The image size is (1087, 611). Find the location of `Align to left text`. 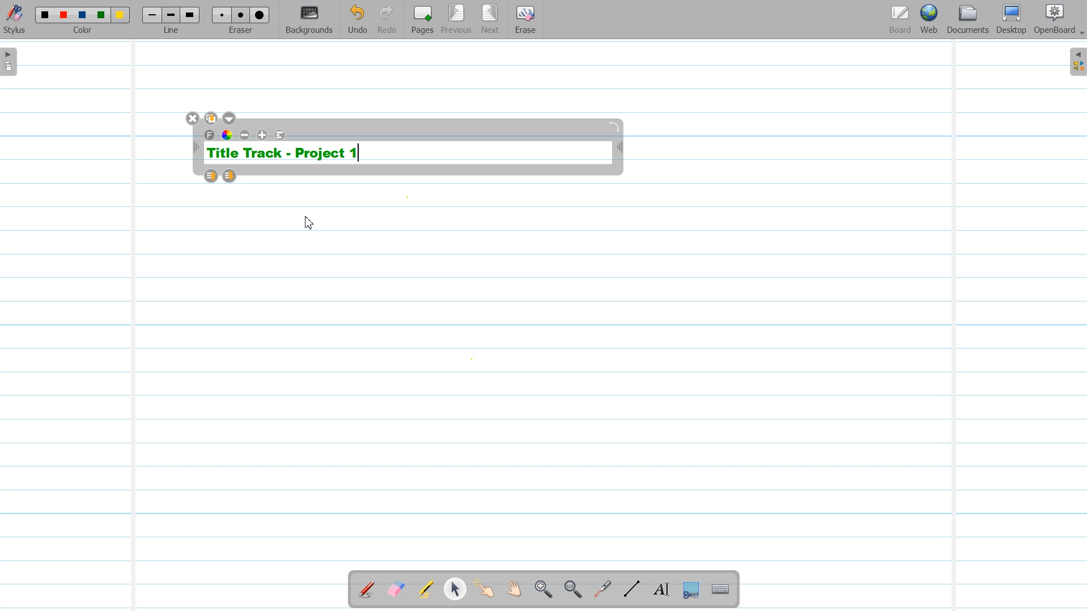

Align to left text is located at coordinates (281, 135).